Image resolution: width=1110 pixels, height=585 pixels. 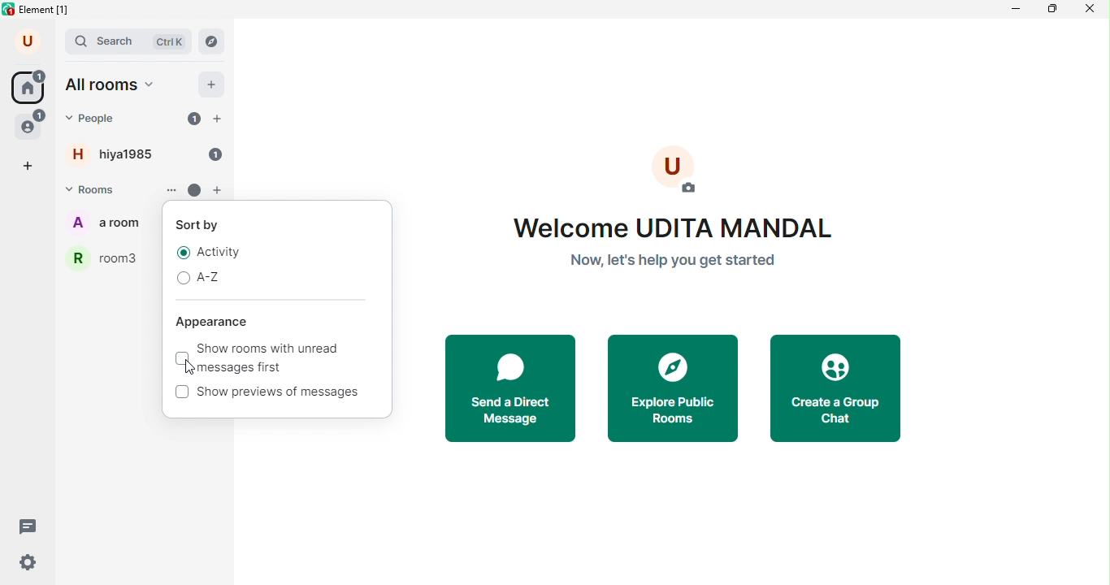 I want to click on add photo, so click(x=680, y=173).